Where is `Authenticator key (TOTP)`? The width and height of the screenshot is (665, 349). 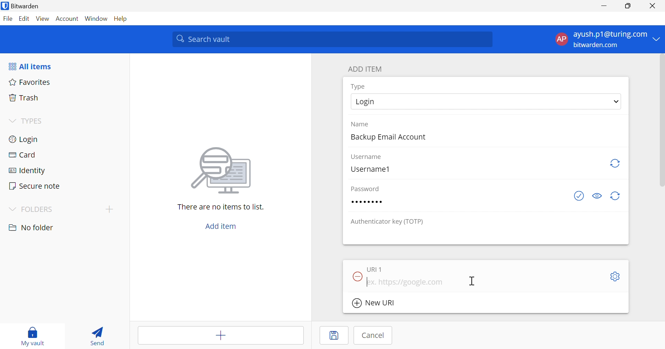 Authenticator key (TOTP) is located at coordinates (387, 222).